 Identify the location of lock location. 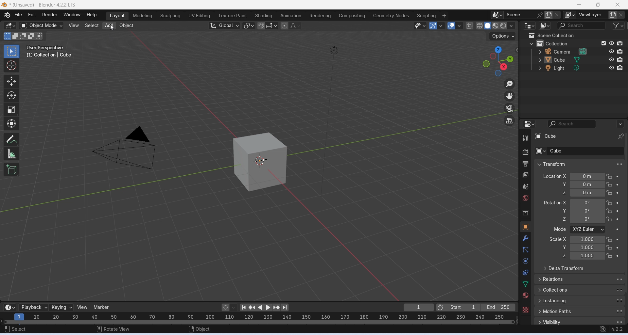
(609, 247).